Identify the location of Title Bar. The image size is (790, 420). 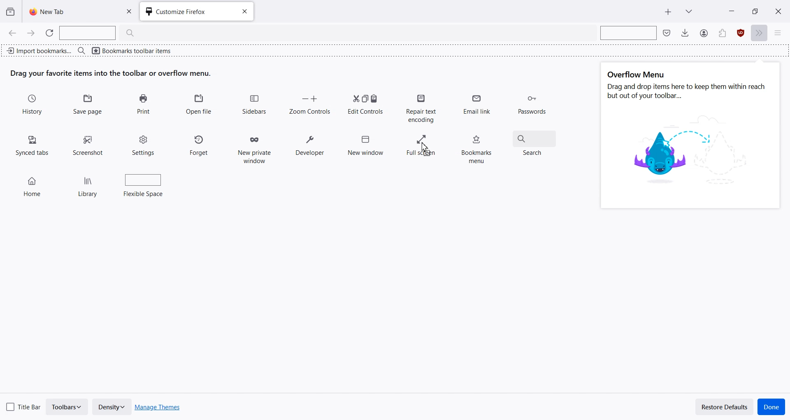
(24, 406).